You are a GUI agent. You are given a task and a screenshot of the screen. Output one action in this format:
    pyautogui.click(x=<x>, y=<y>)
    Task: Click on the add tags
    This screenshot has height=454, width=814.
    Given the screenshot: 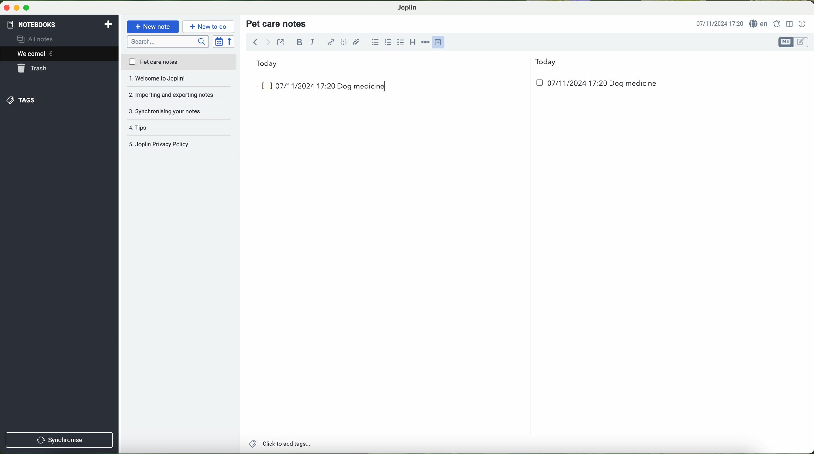 What is the action you would take?
    pyautogui.click(x=279, y=445)
    